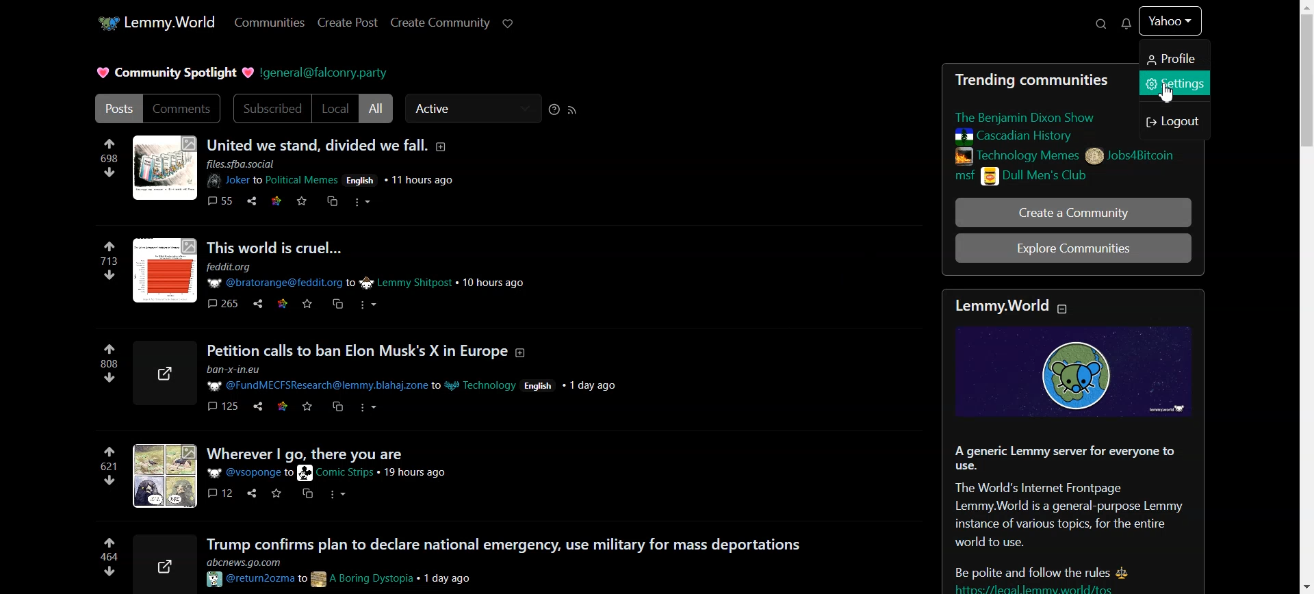  What do you see at coordinates (472, 108) in the screenshot?
I see `Active` at bounding box center [472, 108].